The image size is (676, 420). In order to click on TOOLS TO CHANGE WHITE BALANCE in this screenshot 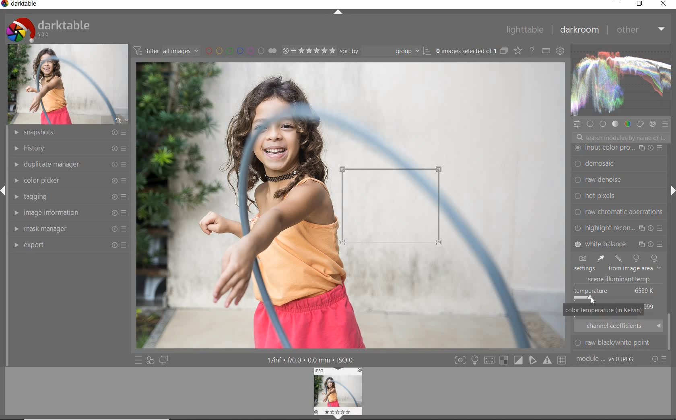, I will do `click(617, 258)`.